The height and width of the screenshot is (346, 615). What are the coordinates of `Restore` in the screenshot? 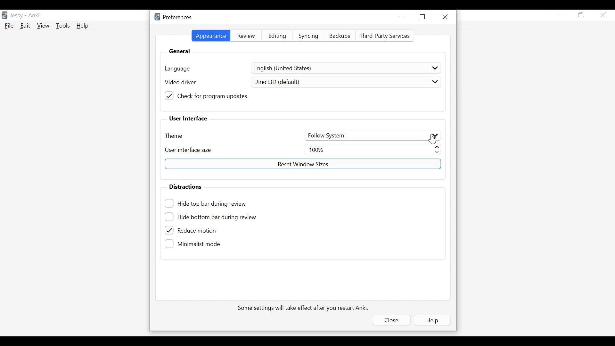 It's located at (582, 15).